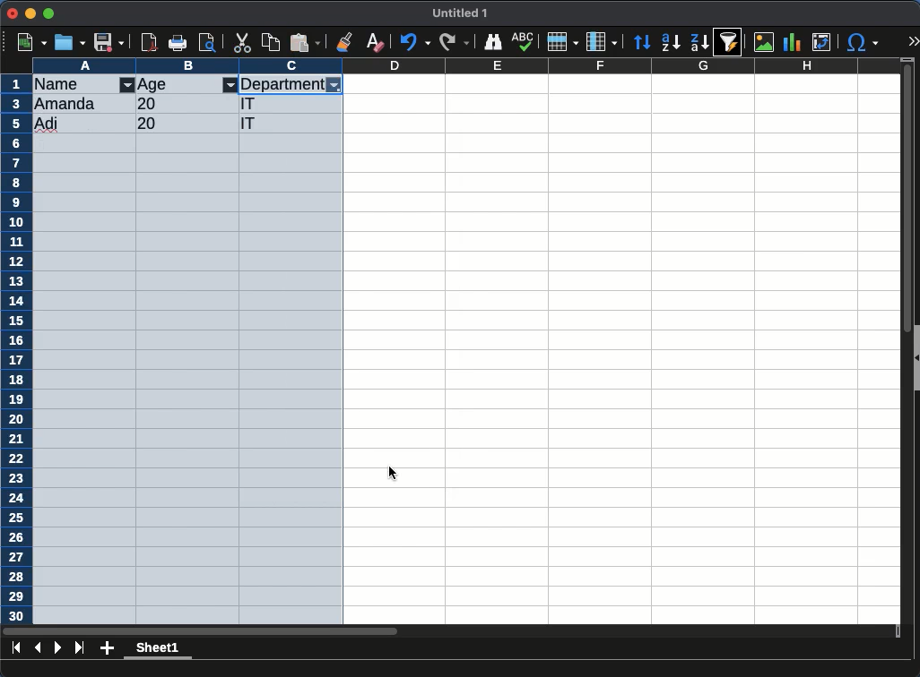 This screenshot has width=920, height=677. I want to click on name, so click(65, 83).